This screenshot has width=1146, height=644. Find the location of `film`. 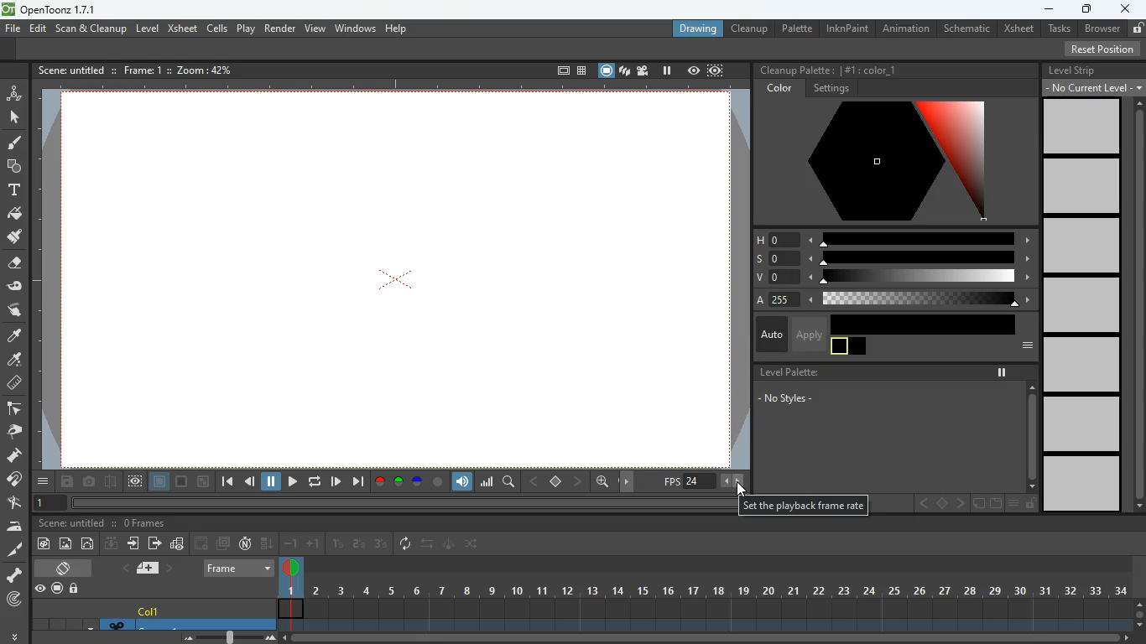

film is located at coordinates (643, 70).